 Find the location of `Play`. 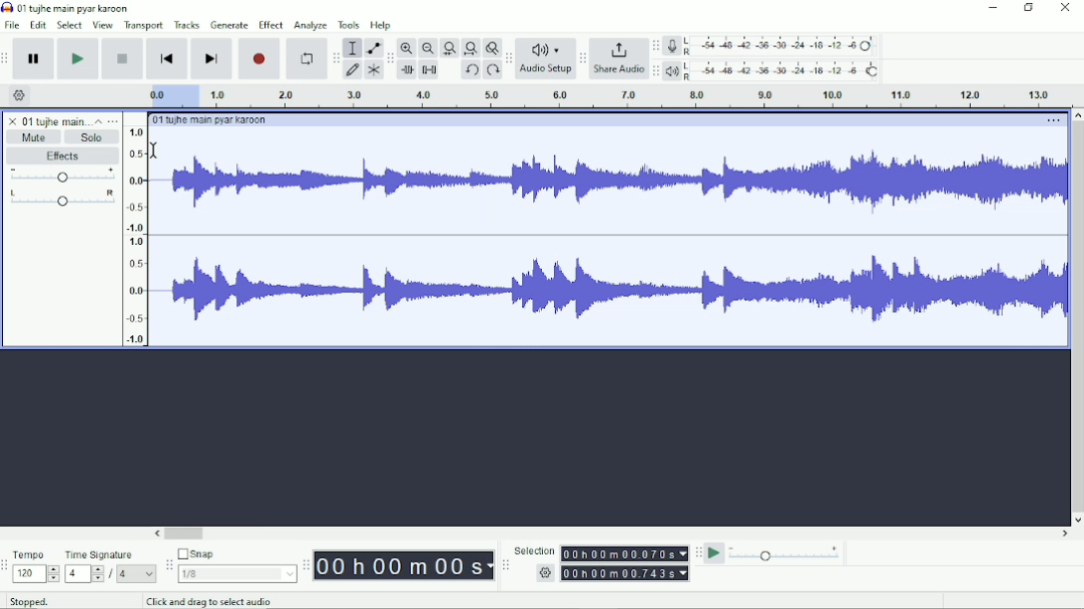

Play is located at coordinates (77, 59).